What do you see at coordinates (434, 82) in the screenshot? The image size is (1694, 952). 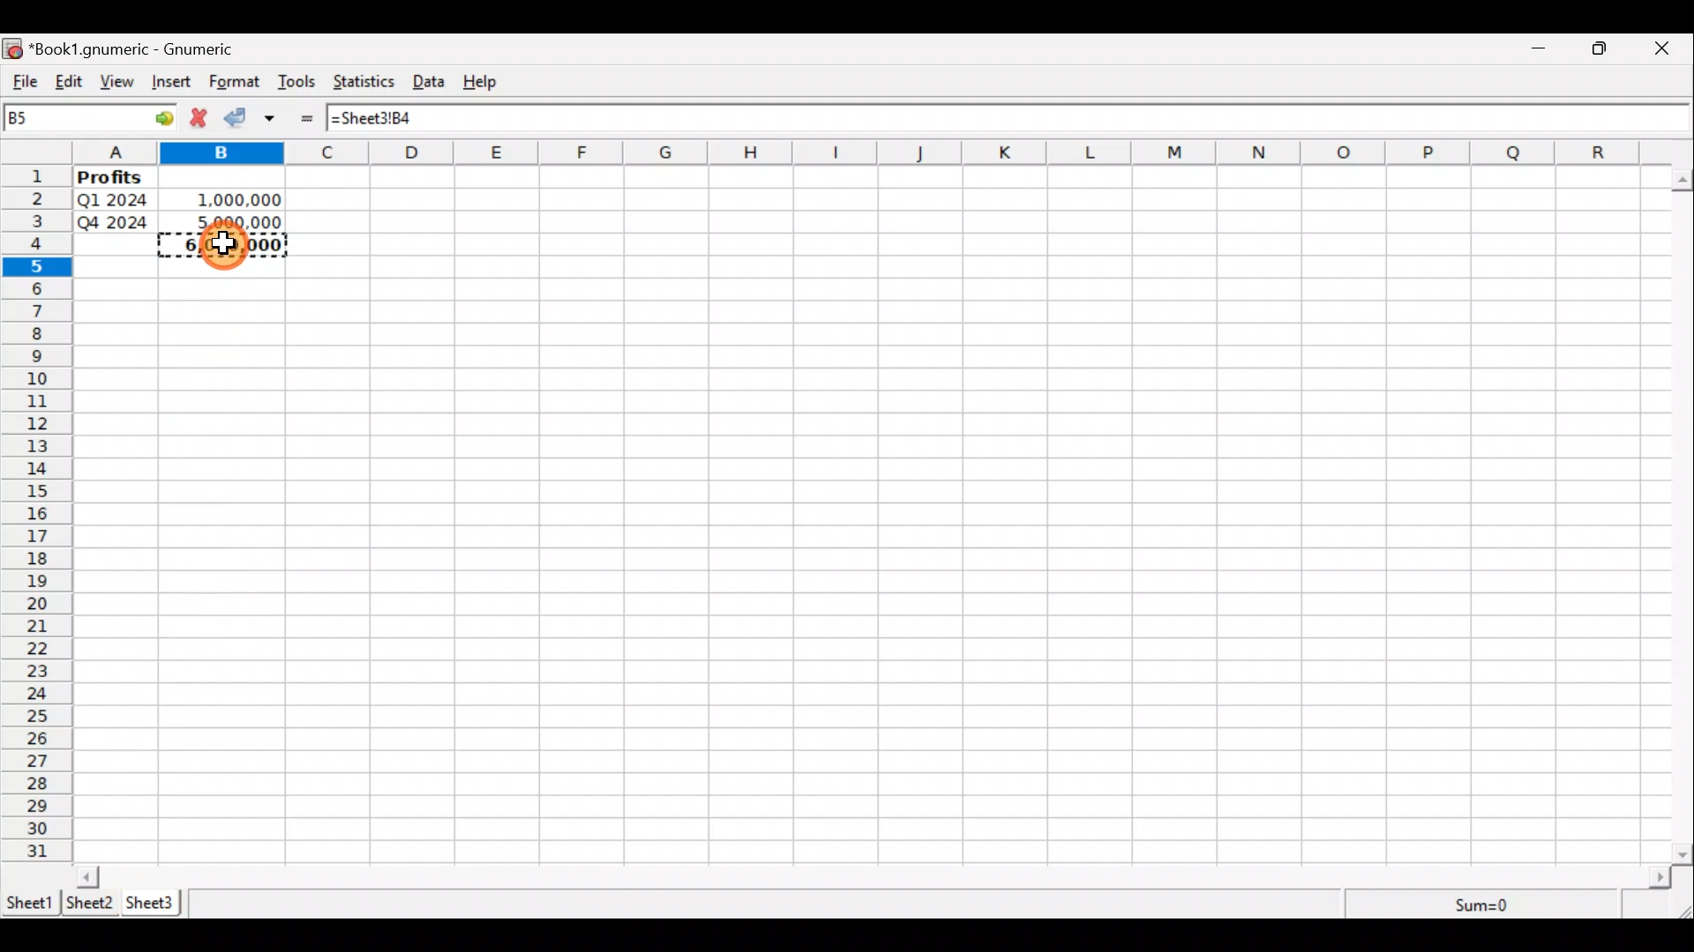 I see `Data` at bounding box center [434, 82].